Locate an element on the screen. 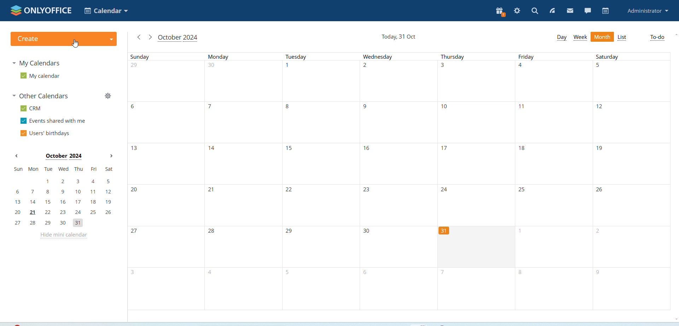  go to previous month is located at coordinates (138, 38).